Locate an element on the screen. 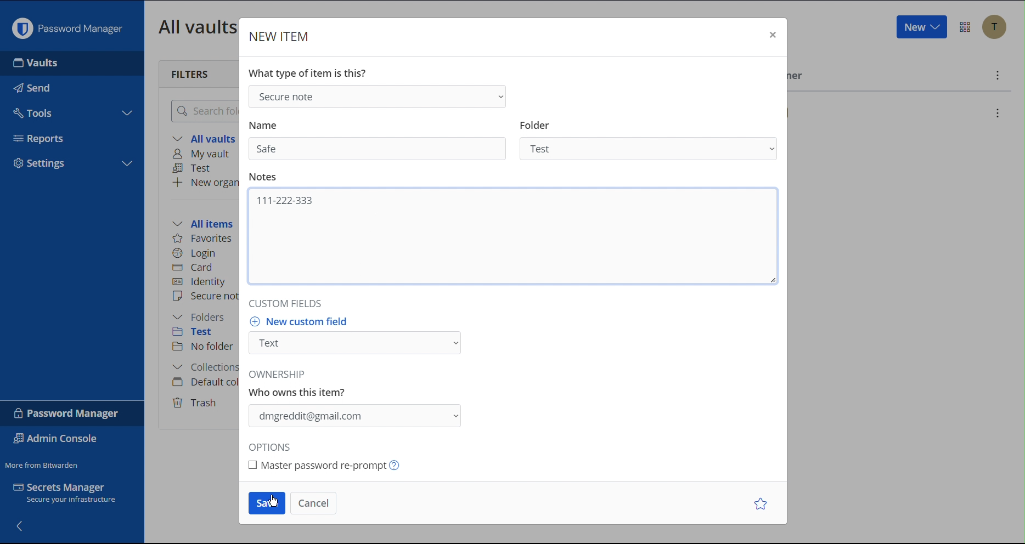  What type of item is this is located at coordinates (307, 73).